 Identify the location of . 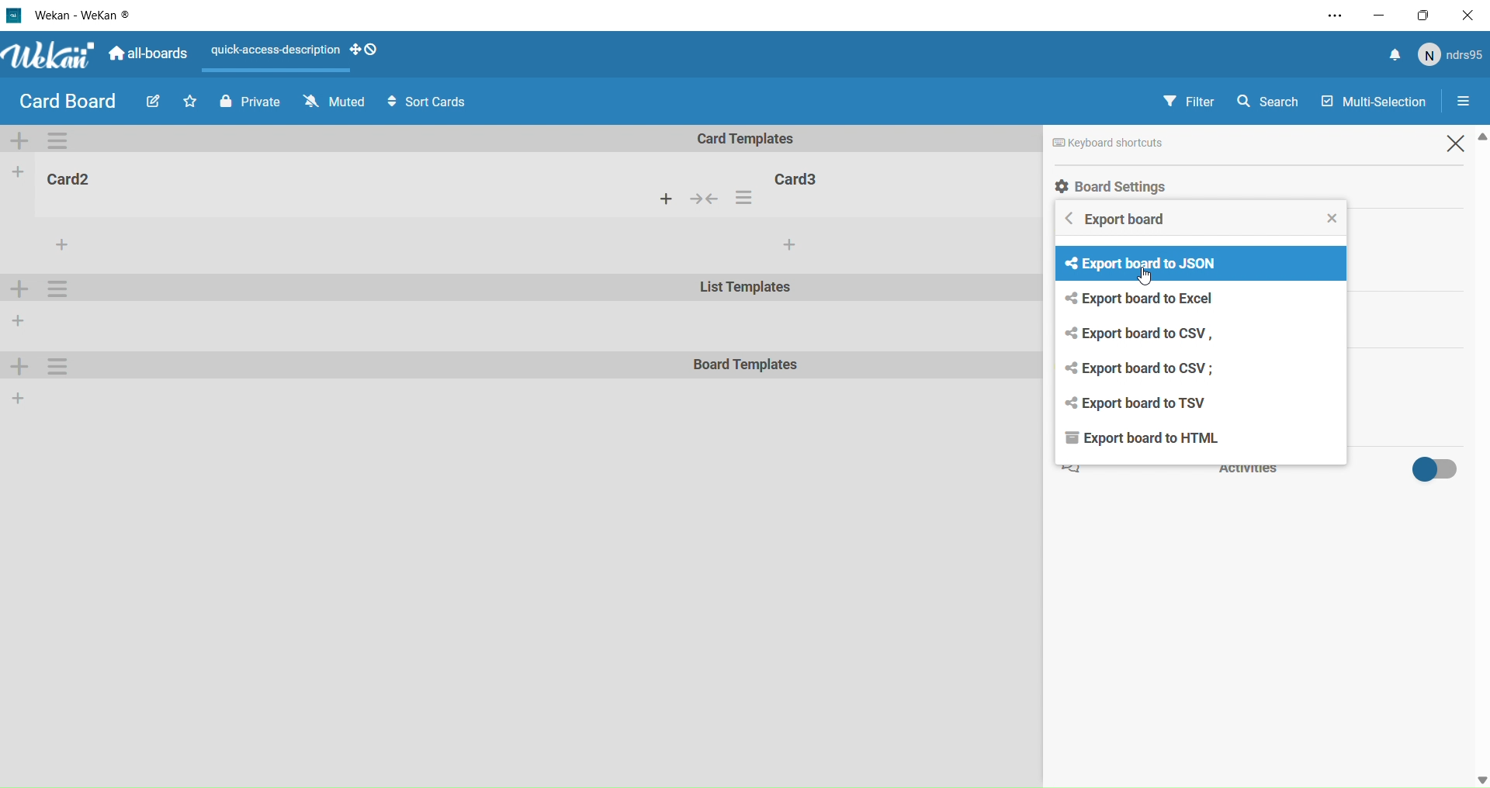
(56, 141).